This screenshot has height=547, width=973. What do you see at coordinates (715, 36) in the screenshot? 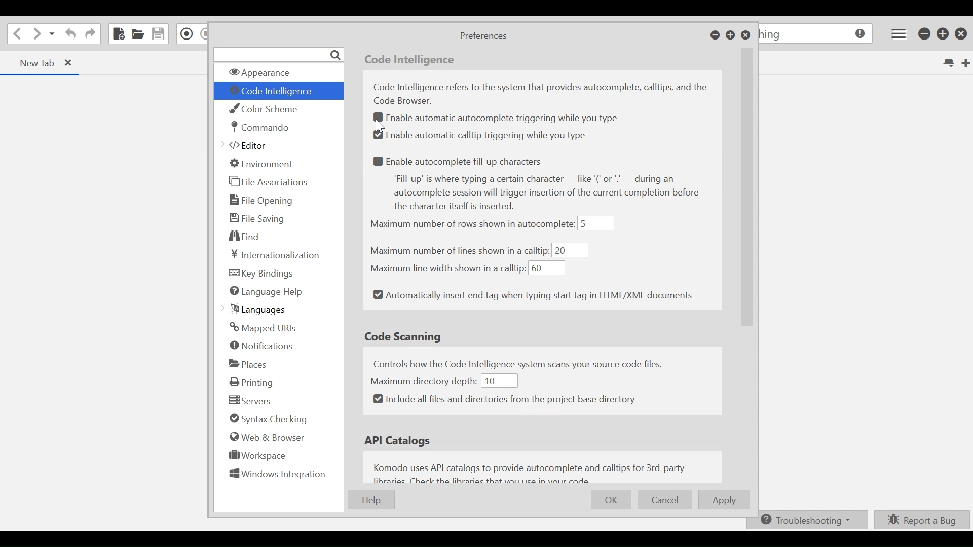
I see `minimize` at bounding box center [715, 36].